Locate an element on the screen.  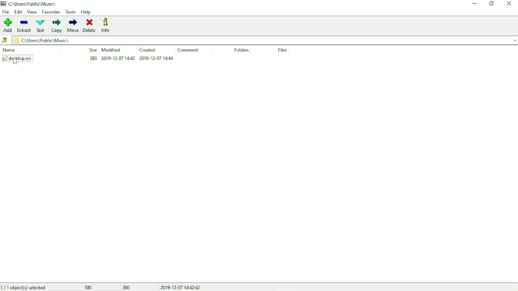
Help is located at coordinates (86, 12).